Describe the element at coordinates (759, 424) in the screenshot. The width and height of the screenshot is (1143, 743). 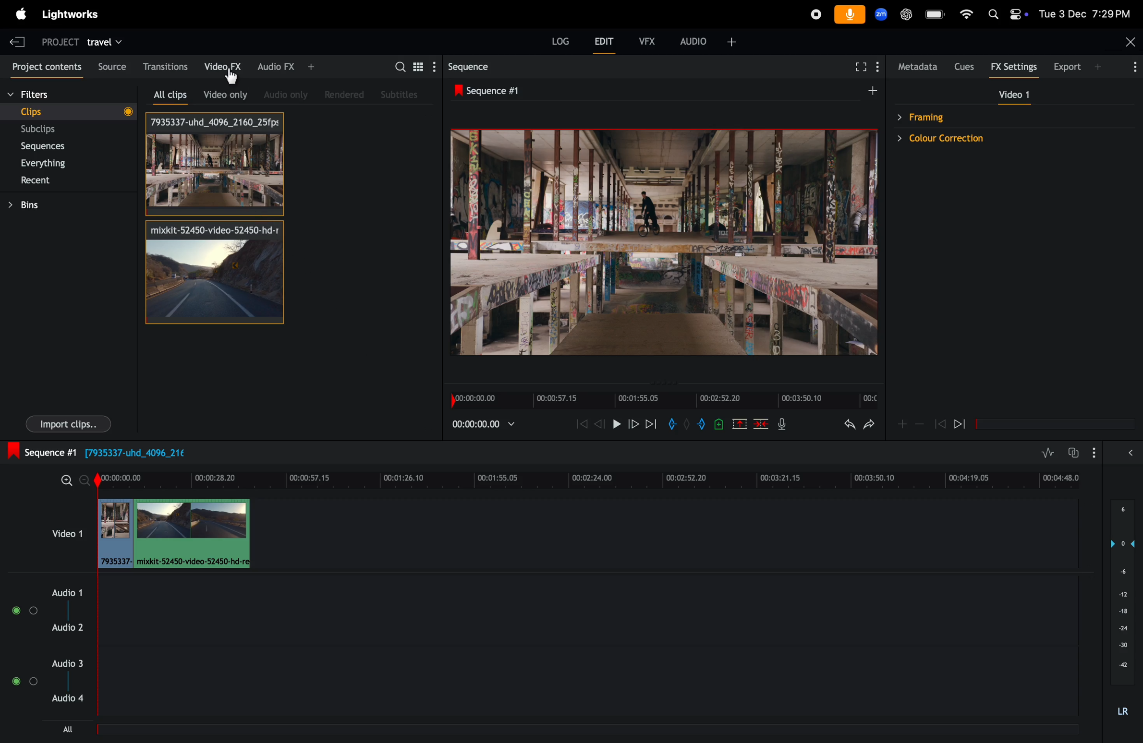
I see `delete` at that location.